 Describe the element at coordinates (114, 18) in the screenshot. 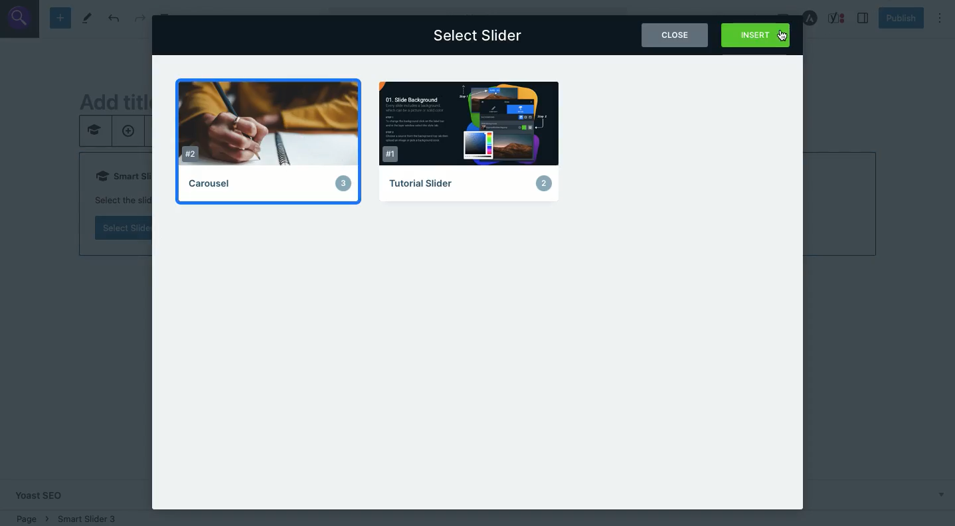

I see `Undo` at that location.